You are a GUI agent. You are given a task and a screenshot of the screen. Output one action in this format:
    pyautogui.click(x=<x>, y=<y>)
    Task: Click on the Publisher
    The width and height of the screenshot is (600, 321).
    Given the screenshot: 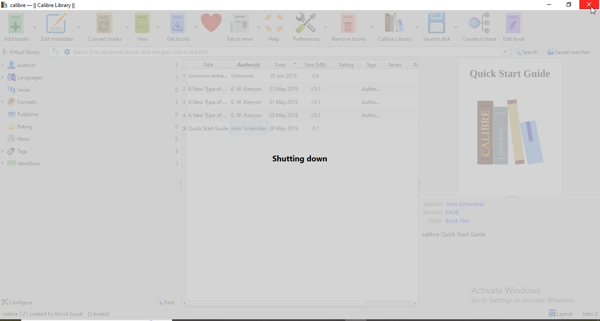 What is the action you would take?
    pyautogui.click(x=90, y=114)
    